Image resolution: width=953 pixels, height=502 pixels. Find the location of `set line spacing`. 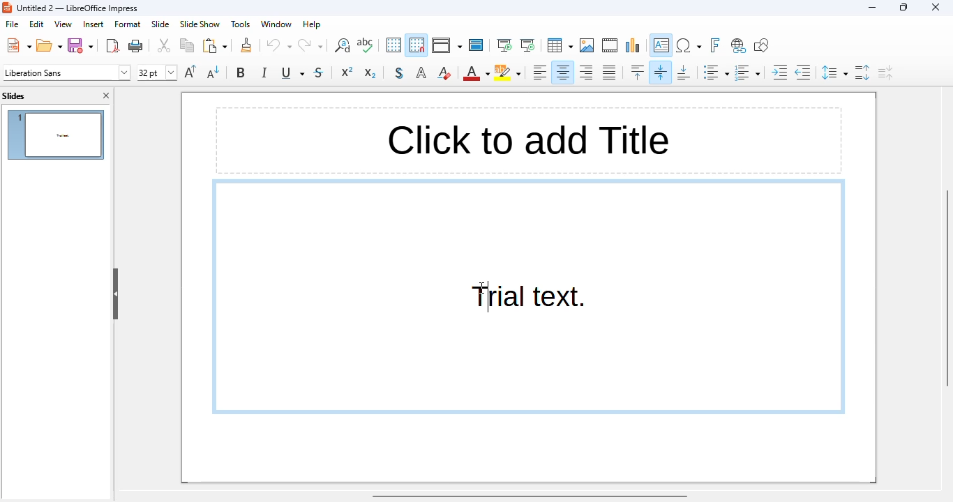

set line spacing is located at coordinates (834, 73).